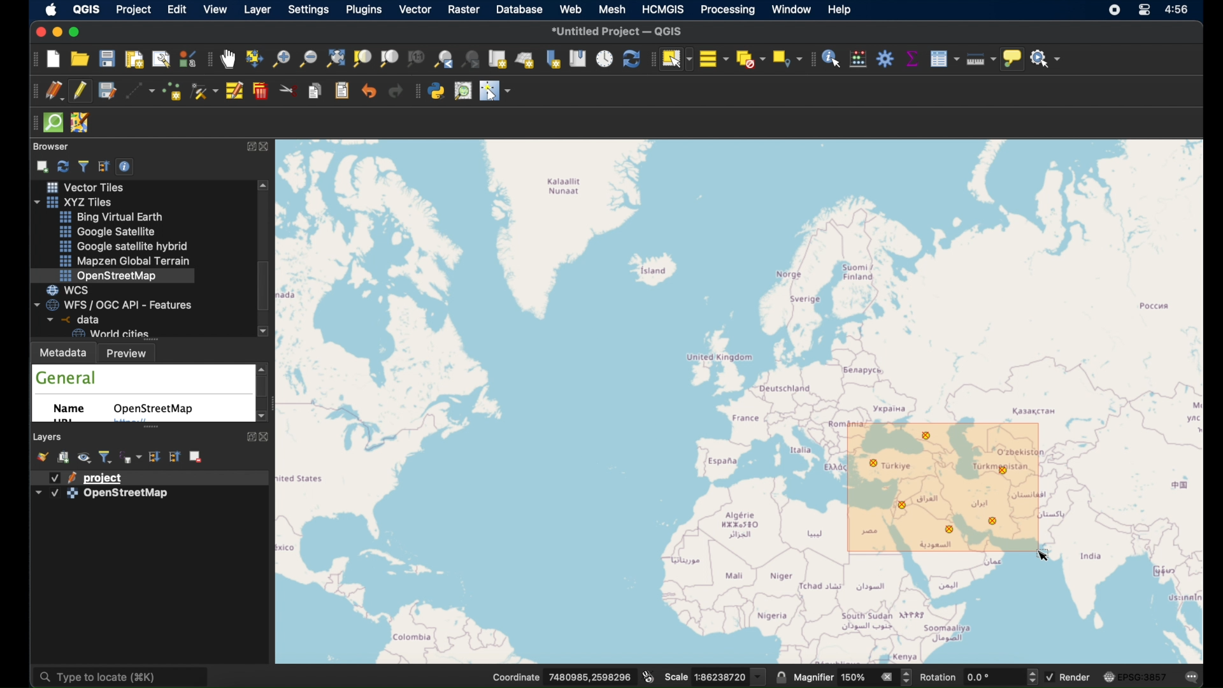  What do you see at coordinates (978, 58) in the screenshot?
I see `measure line` at bounding box center [978, 58].